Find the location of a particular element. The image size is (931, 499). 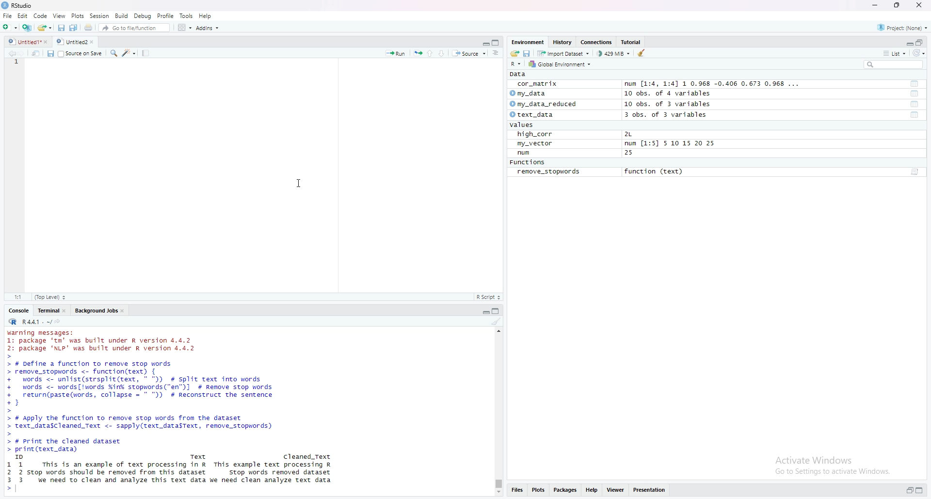

Cursor is located at coordinates (300, 183).